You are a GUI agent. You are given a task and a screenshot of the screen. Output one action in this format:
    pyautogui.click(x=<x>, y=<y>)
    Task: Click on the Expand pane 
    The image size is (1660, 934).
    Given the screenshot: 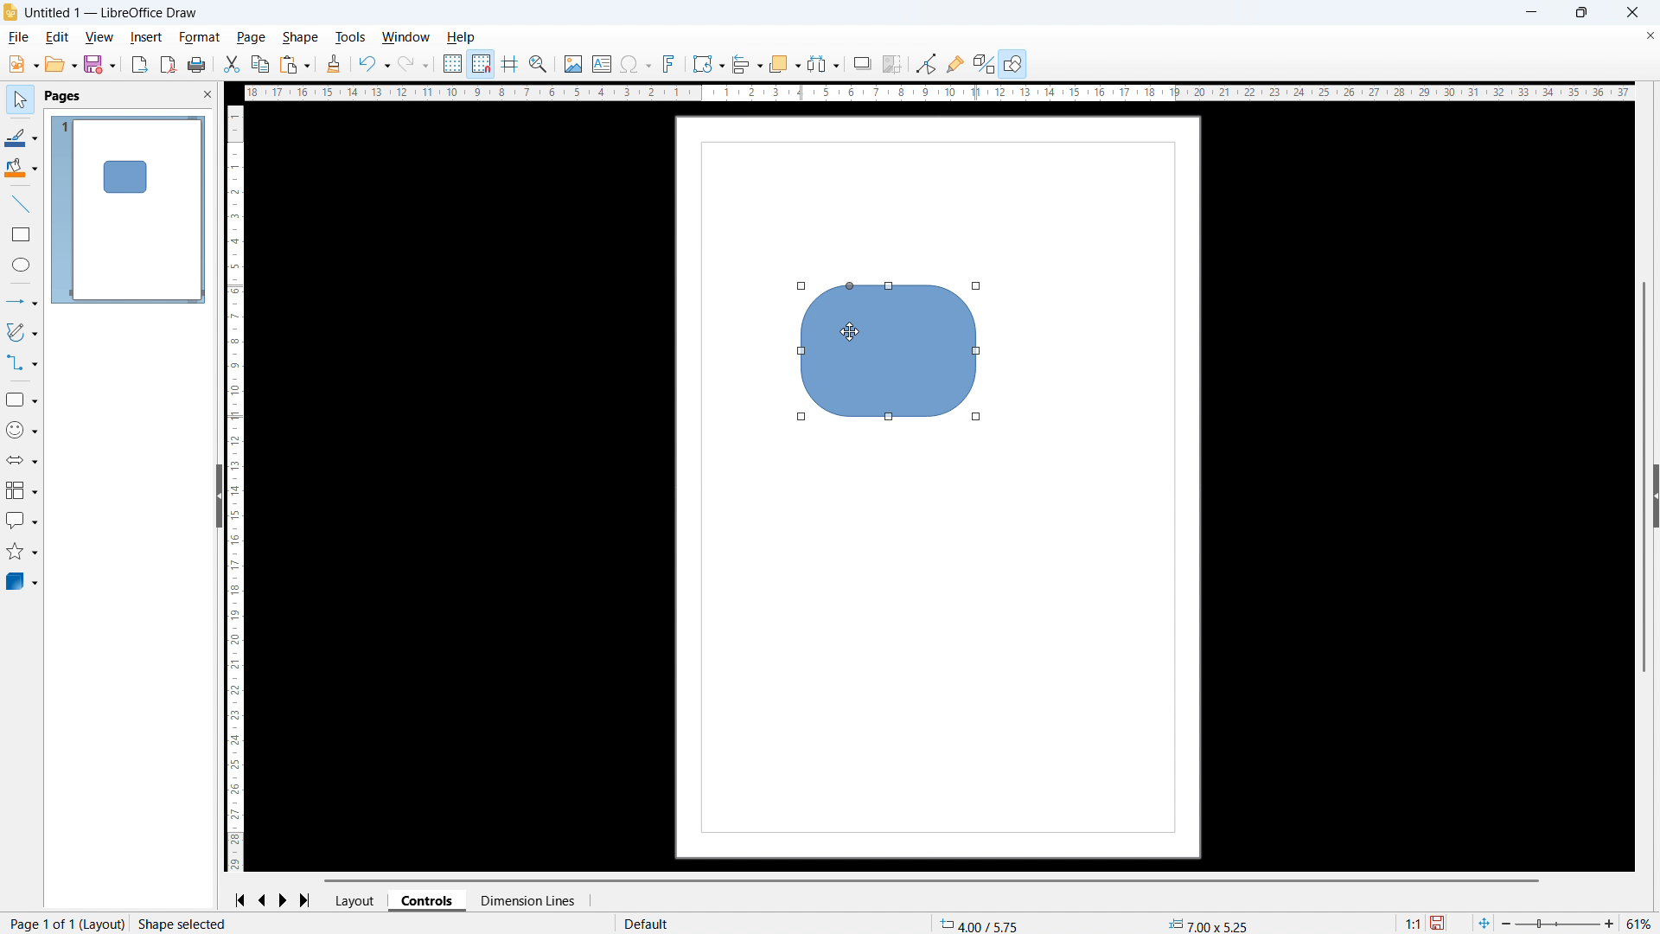 What is the action you would take?
    pyautogui.click(x=1657, y=495)
    